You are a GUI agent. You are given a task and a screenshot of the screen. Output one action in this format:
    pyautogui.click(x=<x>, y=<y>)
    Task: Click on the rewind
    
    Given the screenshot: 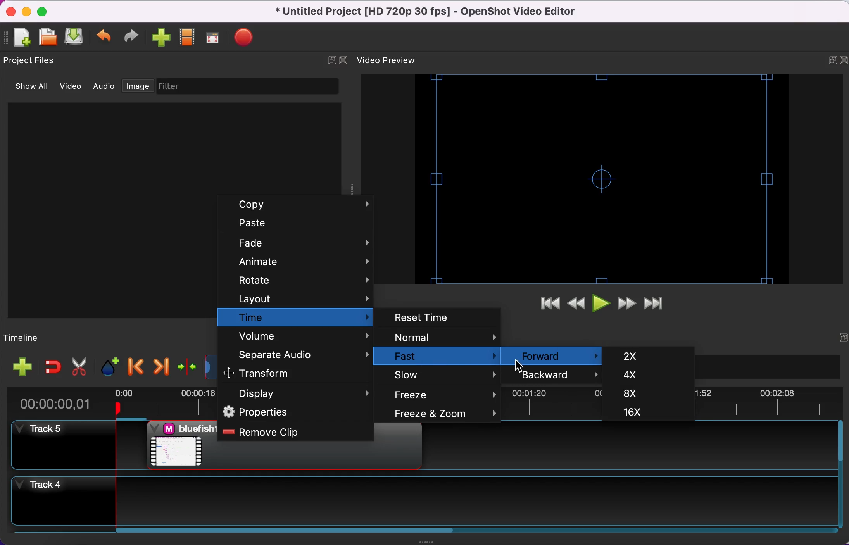 What is the action you would take?
    pyautogui.click(x=575, y=306)
    